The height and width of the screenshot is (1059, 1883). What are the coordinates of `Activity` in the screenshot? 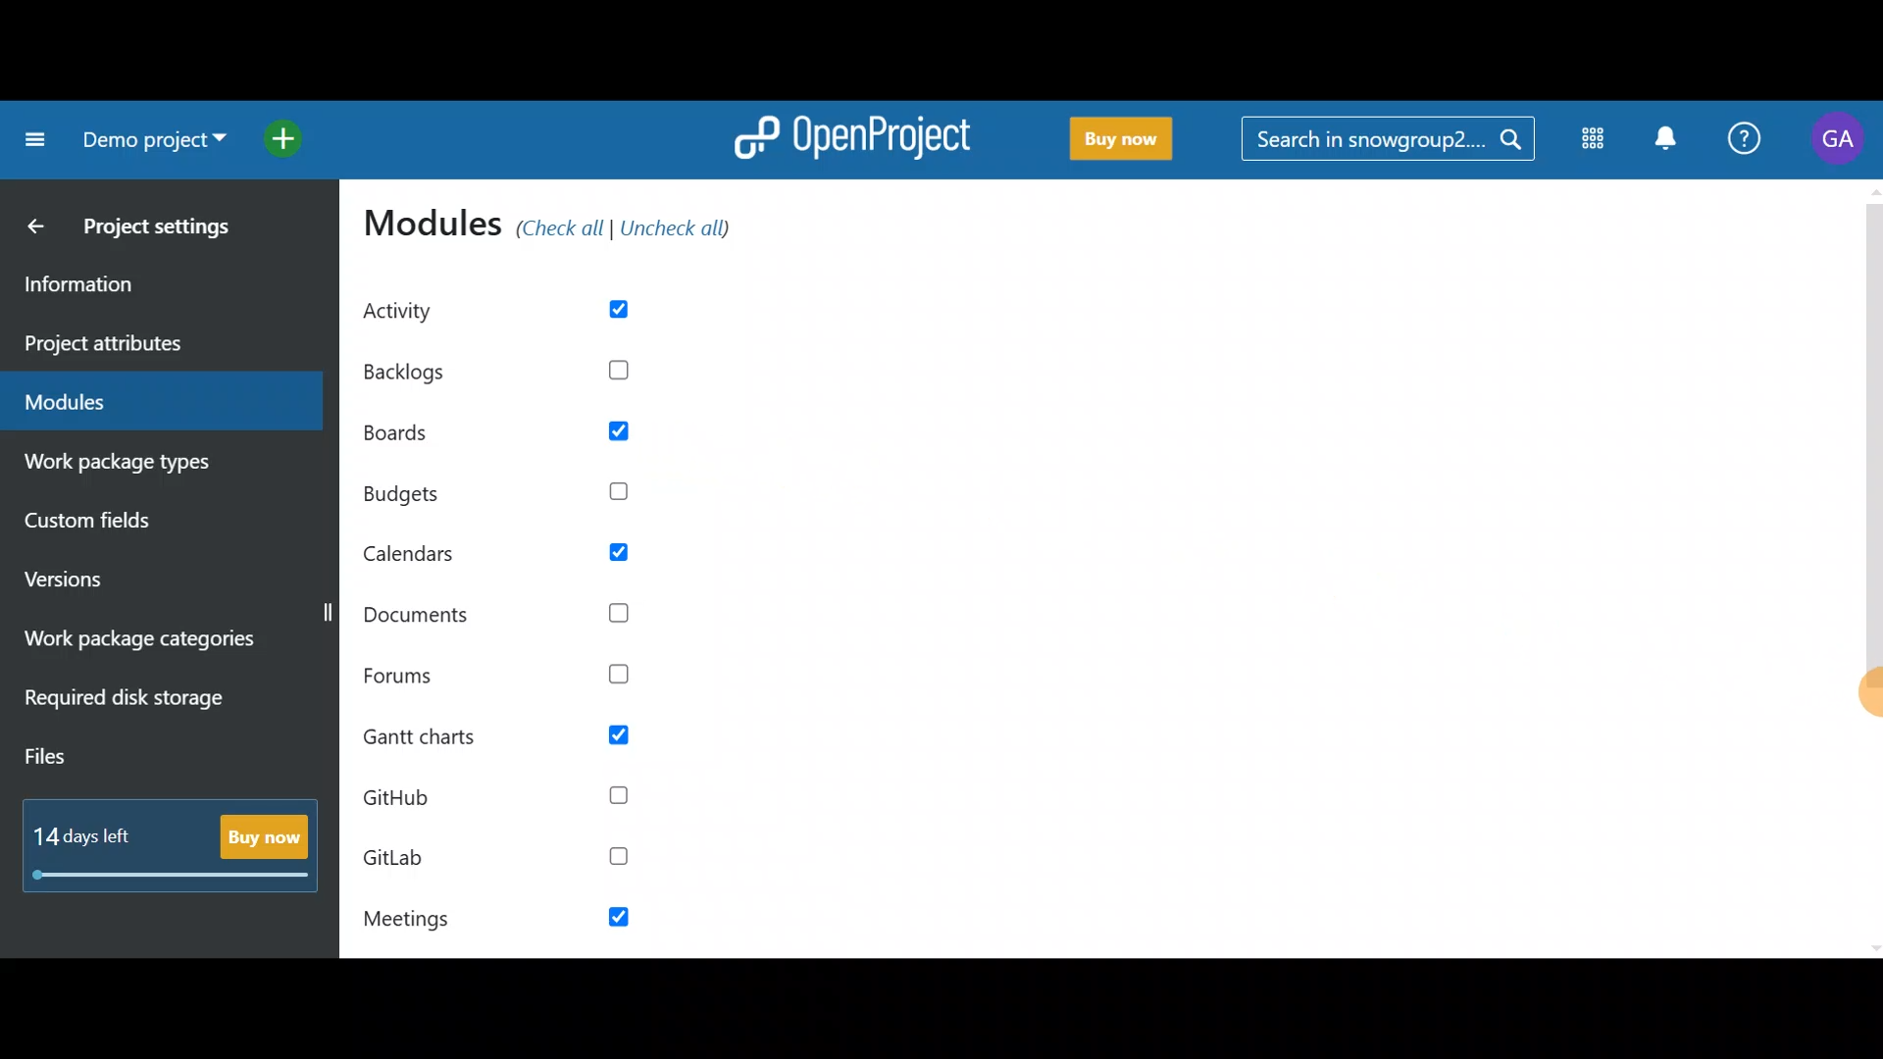 It's located at (517, 310).